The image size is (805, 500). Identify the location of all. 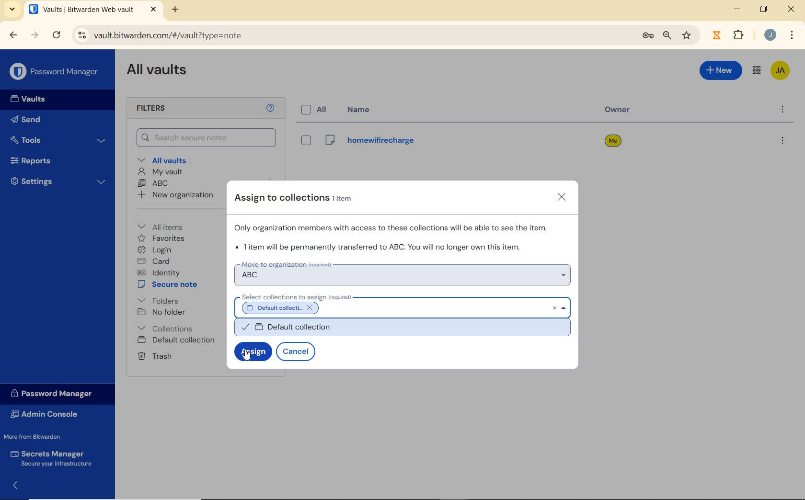
(316, 110).